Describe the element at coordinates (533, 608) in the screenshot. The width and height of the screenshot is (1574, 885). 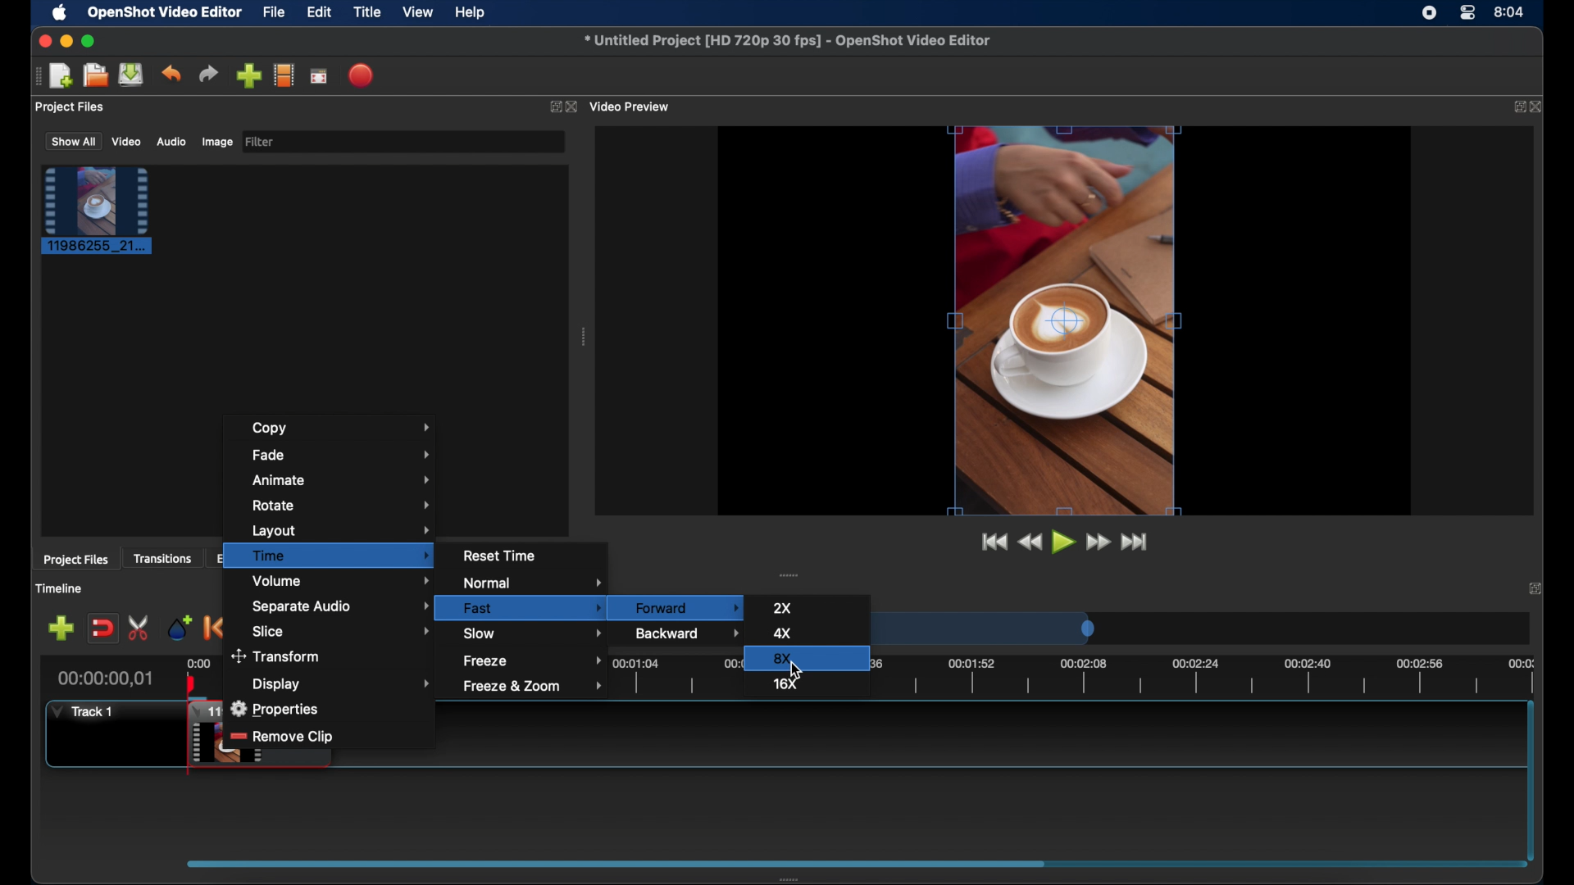
I see `fastmenu` at that location.